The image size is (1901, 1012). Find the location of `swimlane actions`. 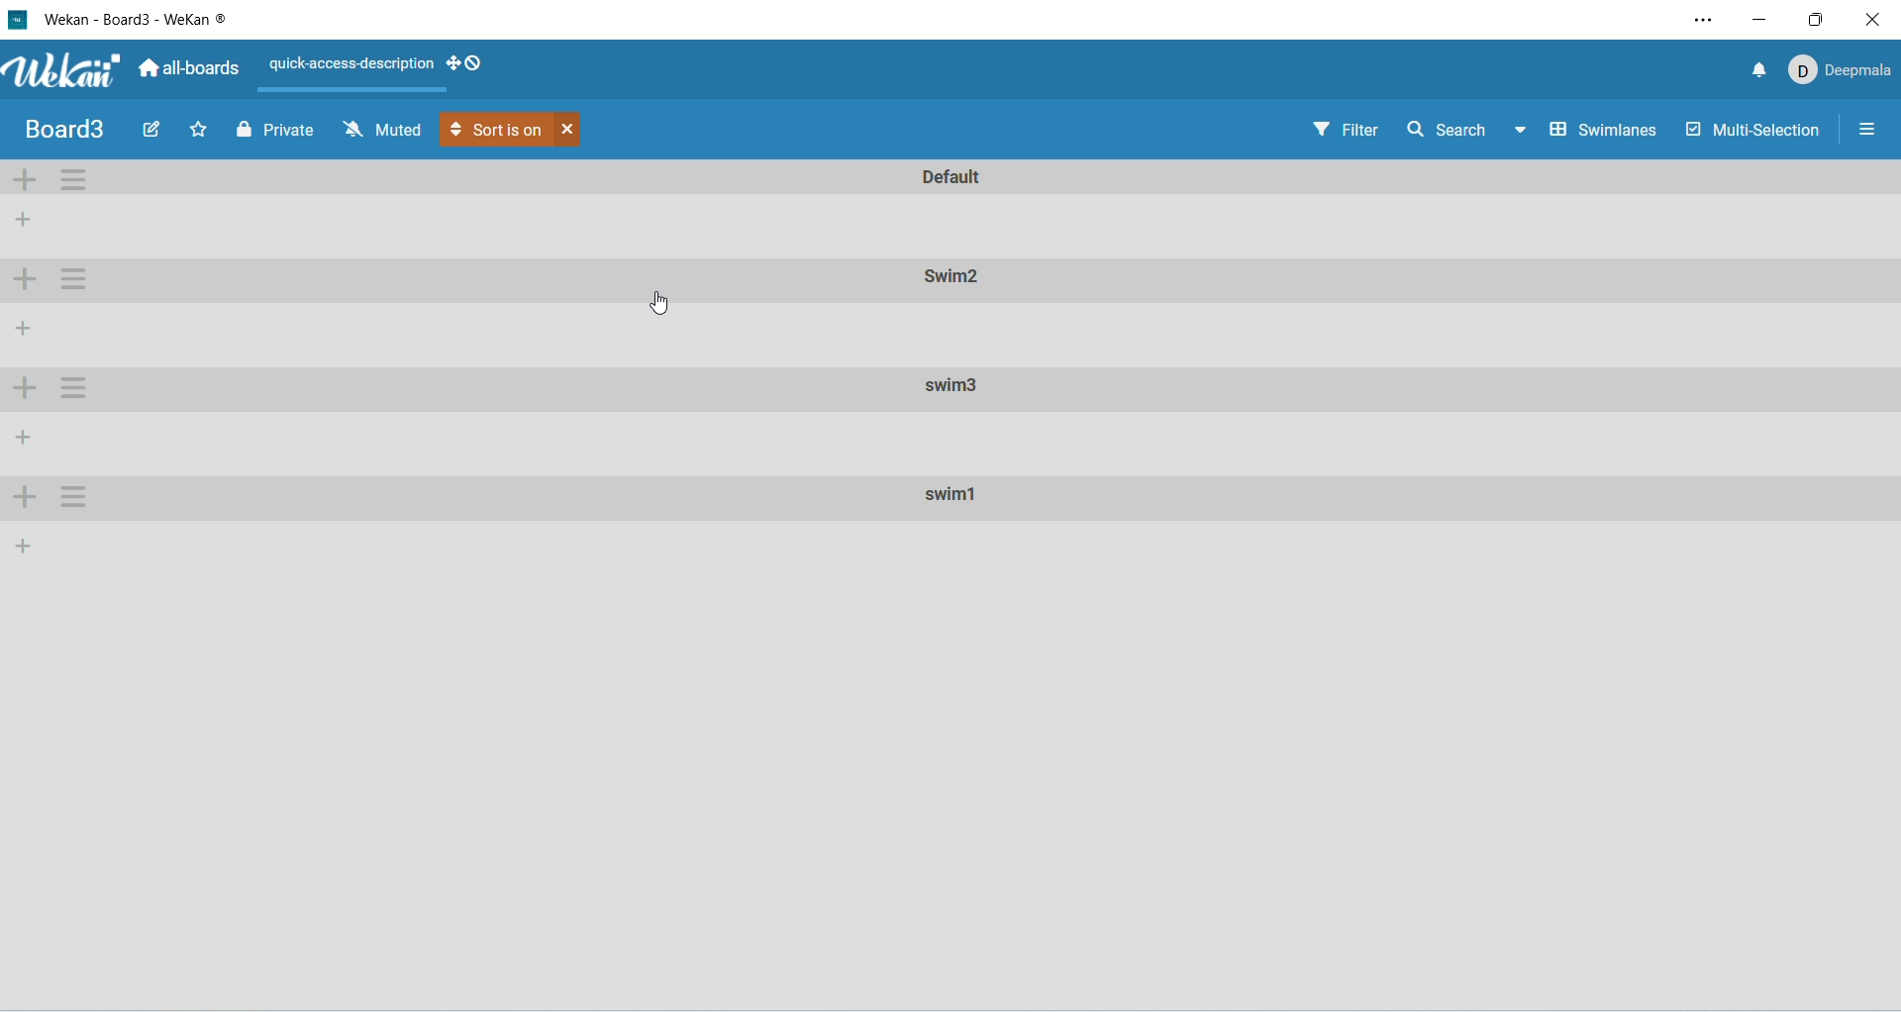

swimlane actions is located at coordinates (75, 178).